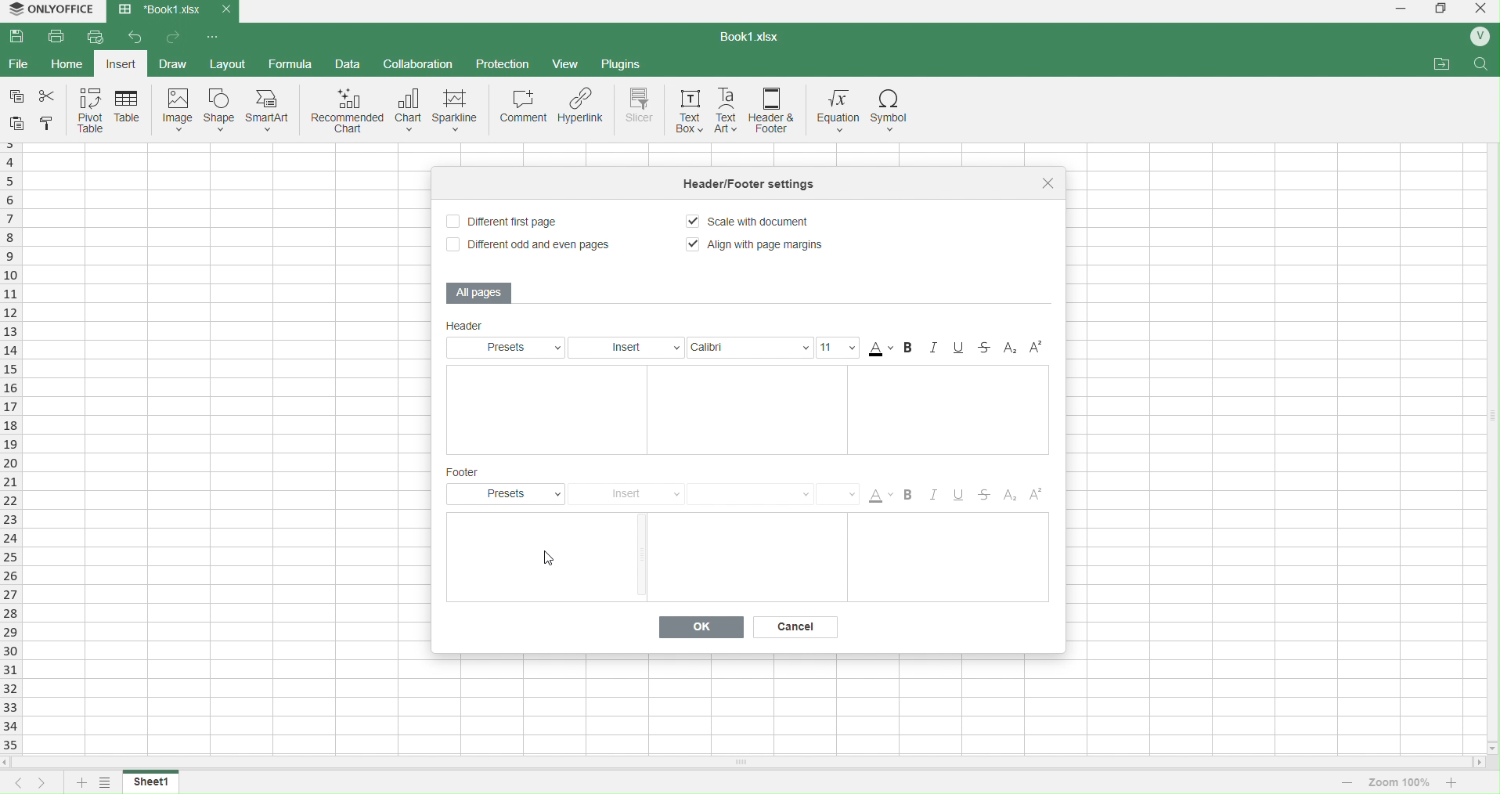  What do you see at coordinates (175, 37) in the screenshot?
I see `forward` at bounding box center [175, 37].